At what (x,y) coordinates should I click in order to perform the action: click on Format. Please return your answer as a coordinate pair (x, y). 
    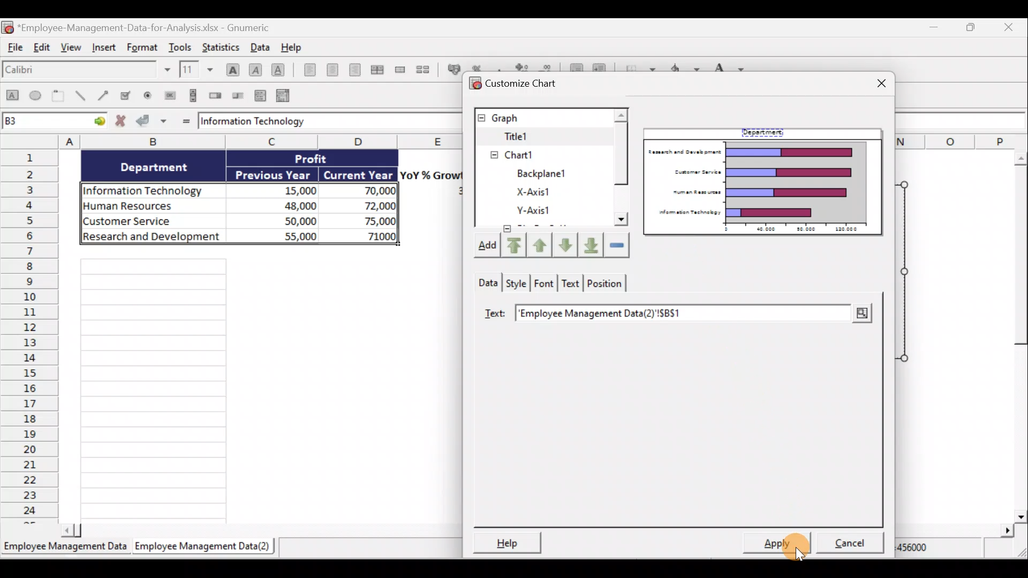
    Looking at the image, I should click on (141, 48).